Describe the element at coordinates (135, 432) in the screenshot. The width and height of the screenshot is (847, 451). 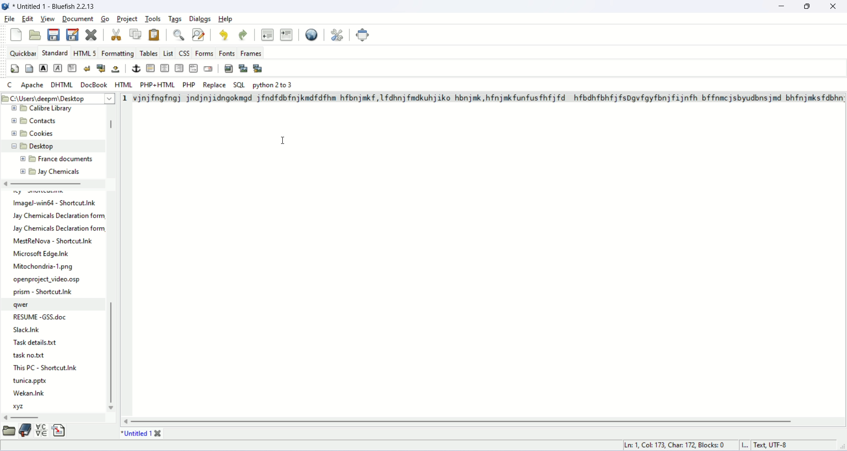
I see `title` at that location.